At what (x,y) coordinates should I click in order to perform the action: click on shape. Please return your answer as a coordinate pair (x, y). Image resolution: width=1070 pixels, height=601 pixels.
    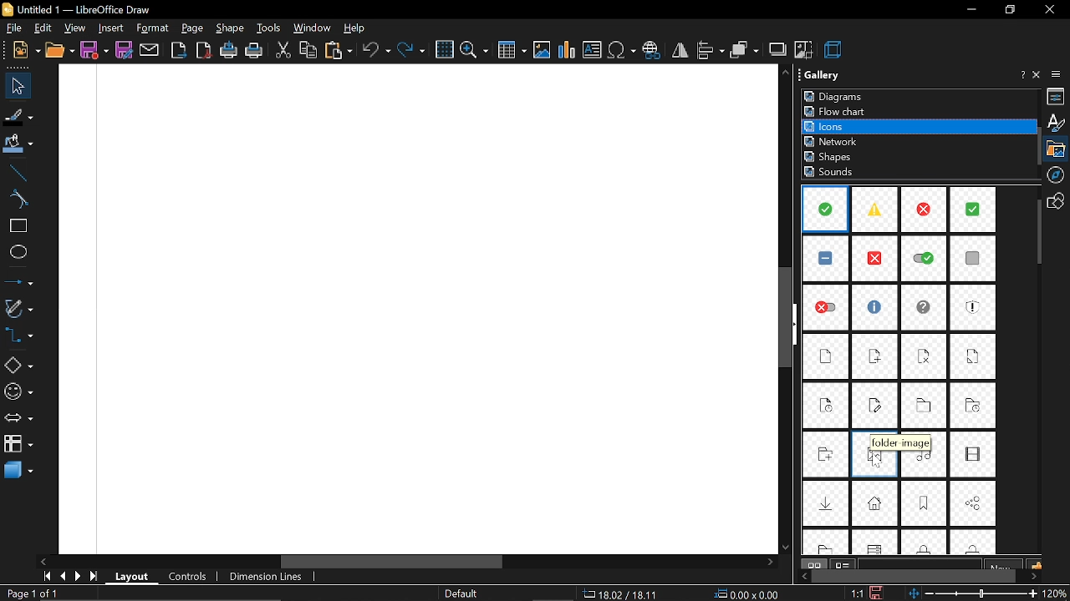
    Looking at the image, I should click on (230, 28).